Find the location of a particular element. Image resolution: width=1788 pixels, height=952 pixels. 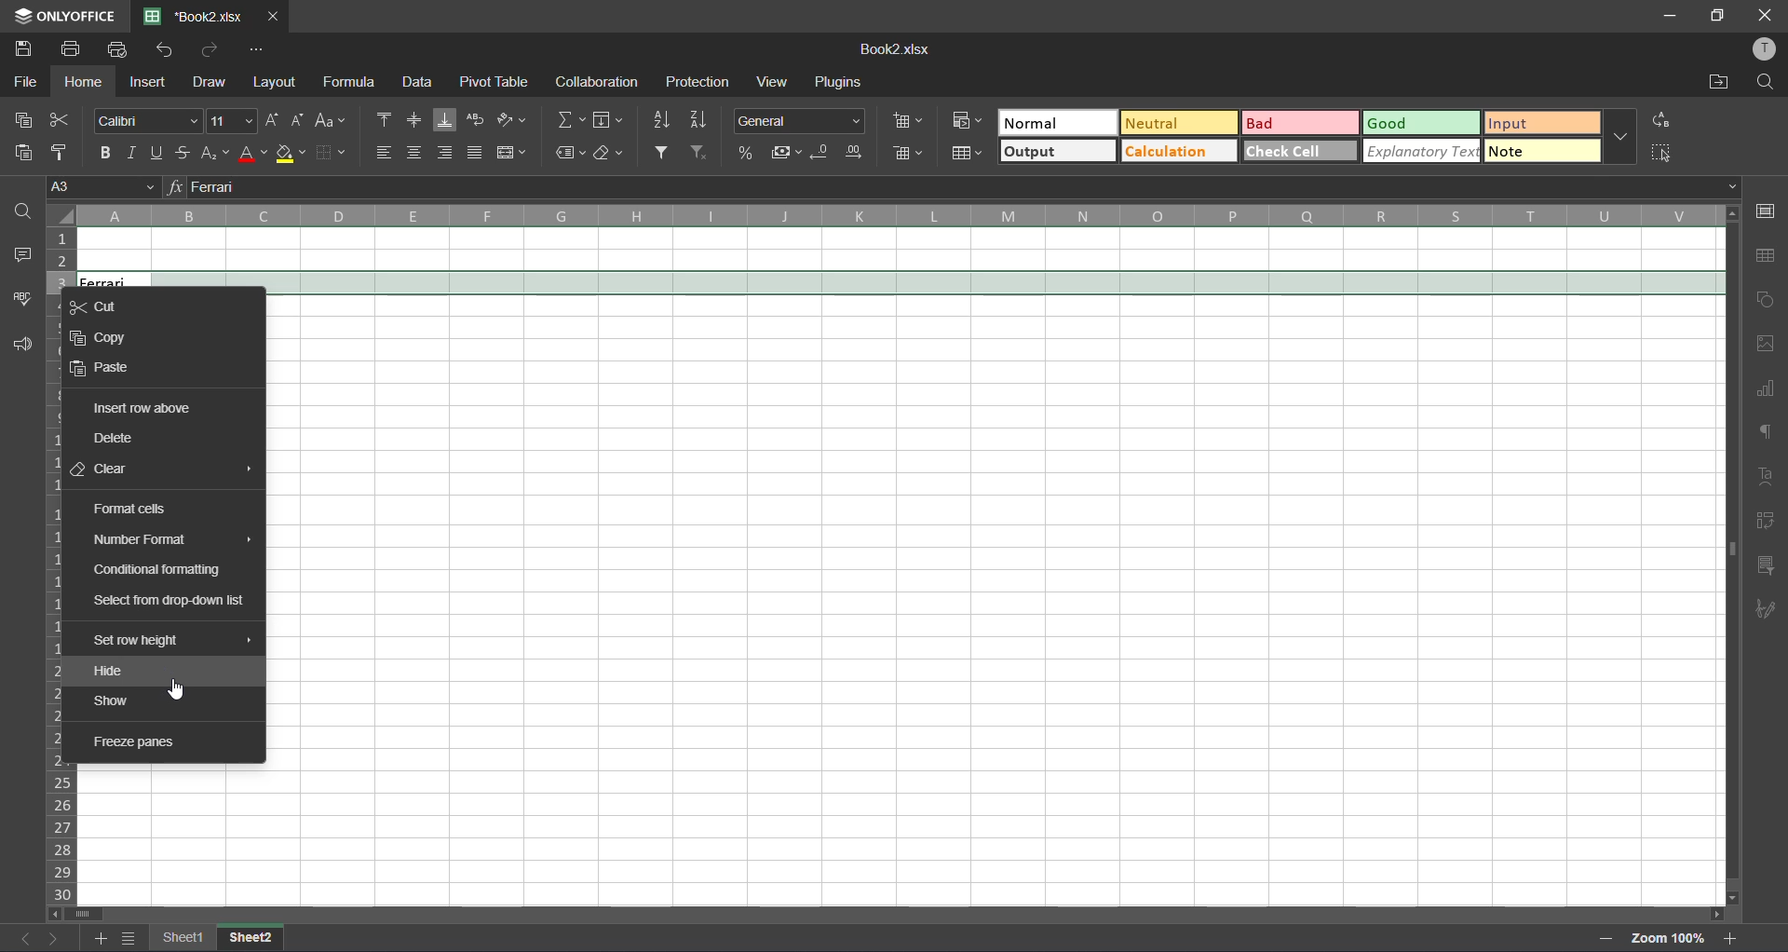

maximize is located at coordinates (1718, 17).